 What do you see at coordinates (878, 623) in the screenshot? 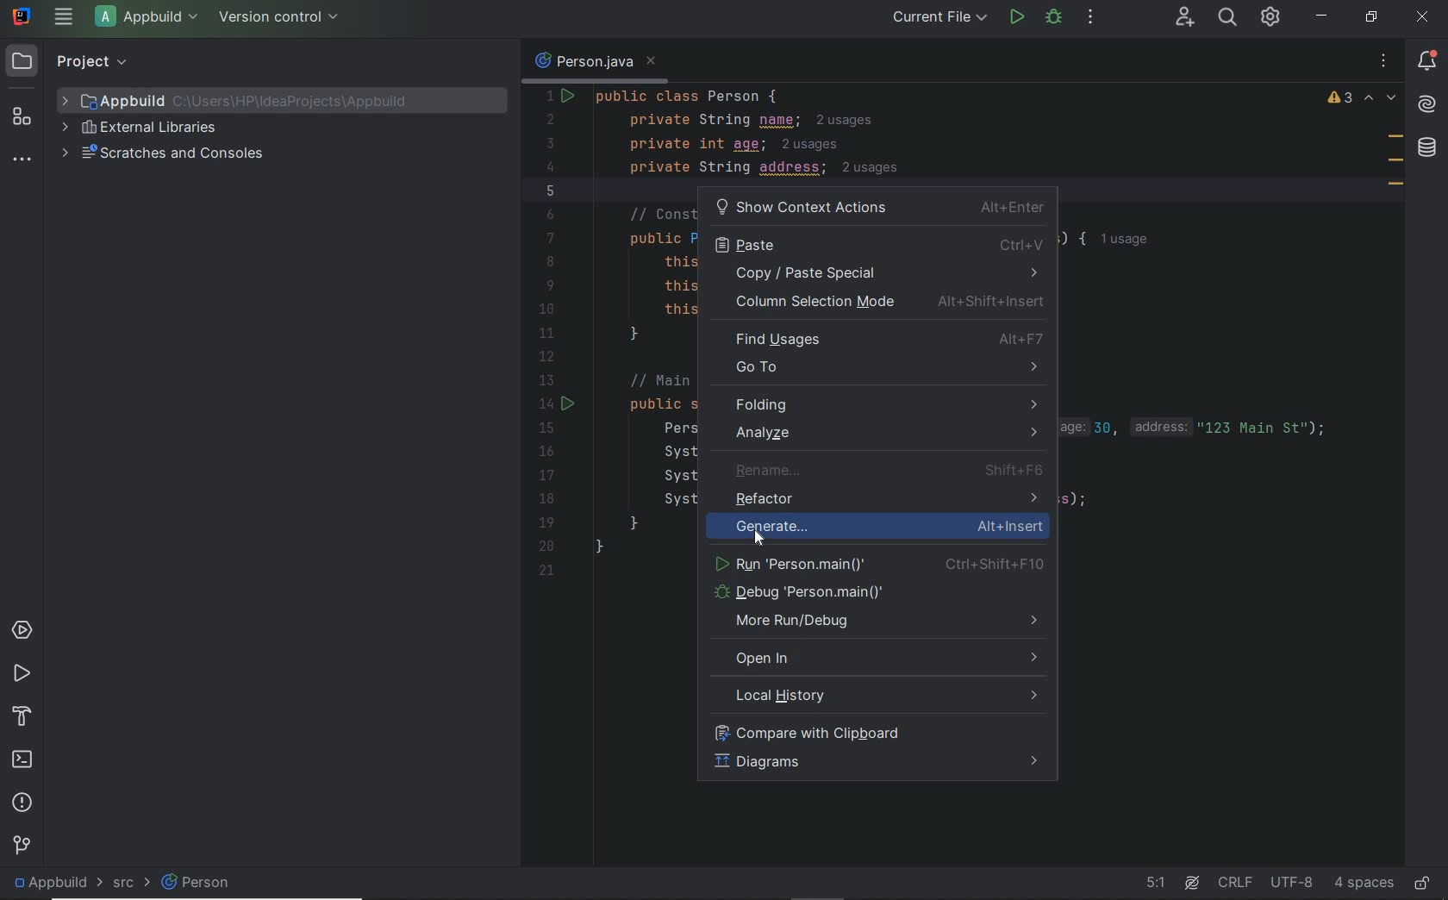
I see `more run/debug` at bounding box center [878, 623].